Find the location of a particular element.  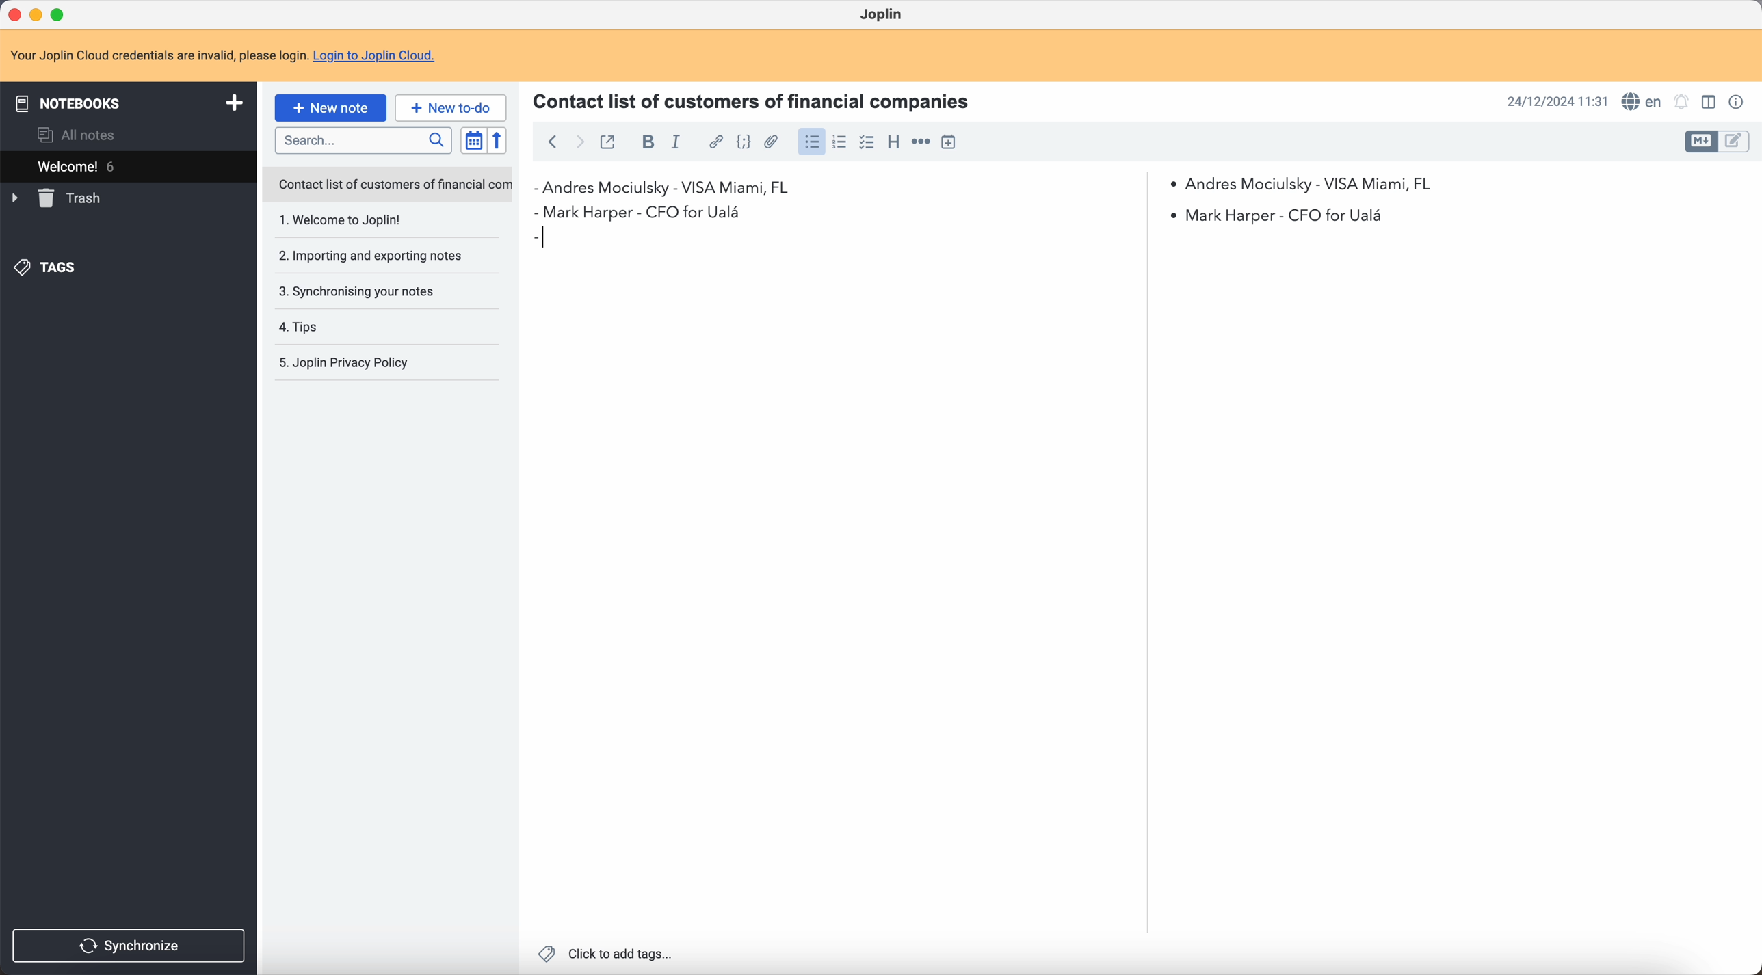

scroll bar is located at coordinates (1751, 306).